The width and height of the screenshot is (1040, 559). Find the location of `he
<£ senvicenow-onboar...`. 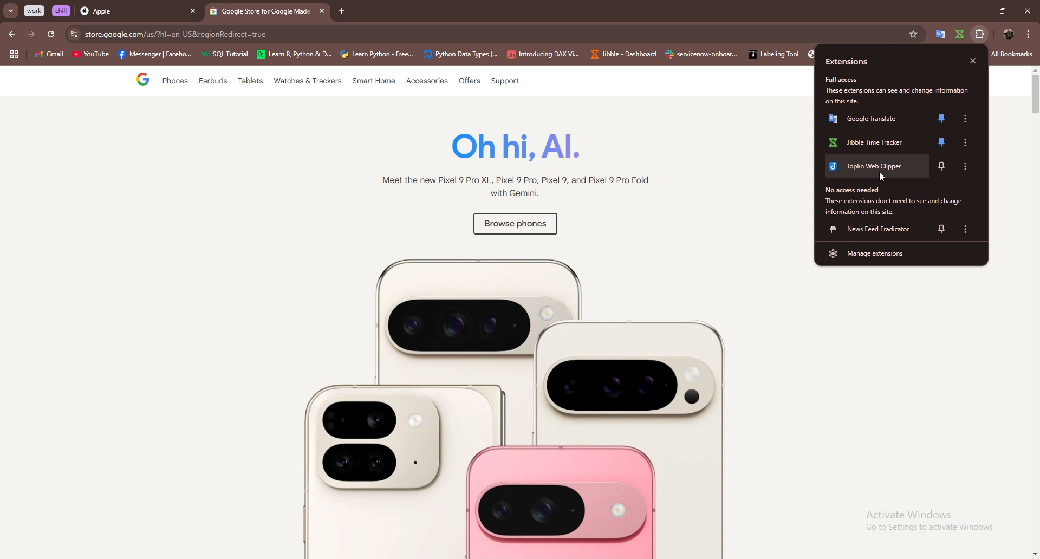

he
<£ senvicenow-onboar... is located at coordinates (702, 54).